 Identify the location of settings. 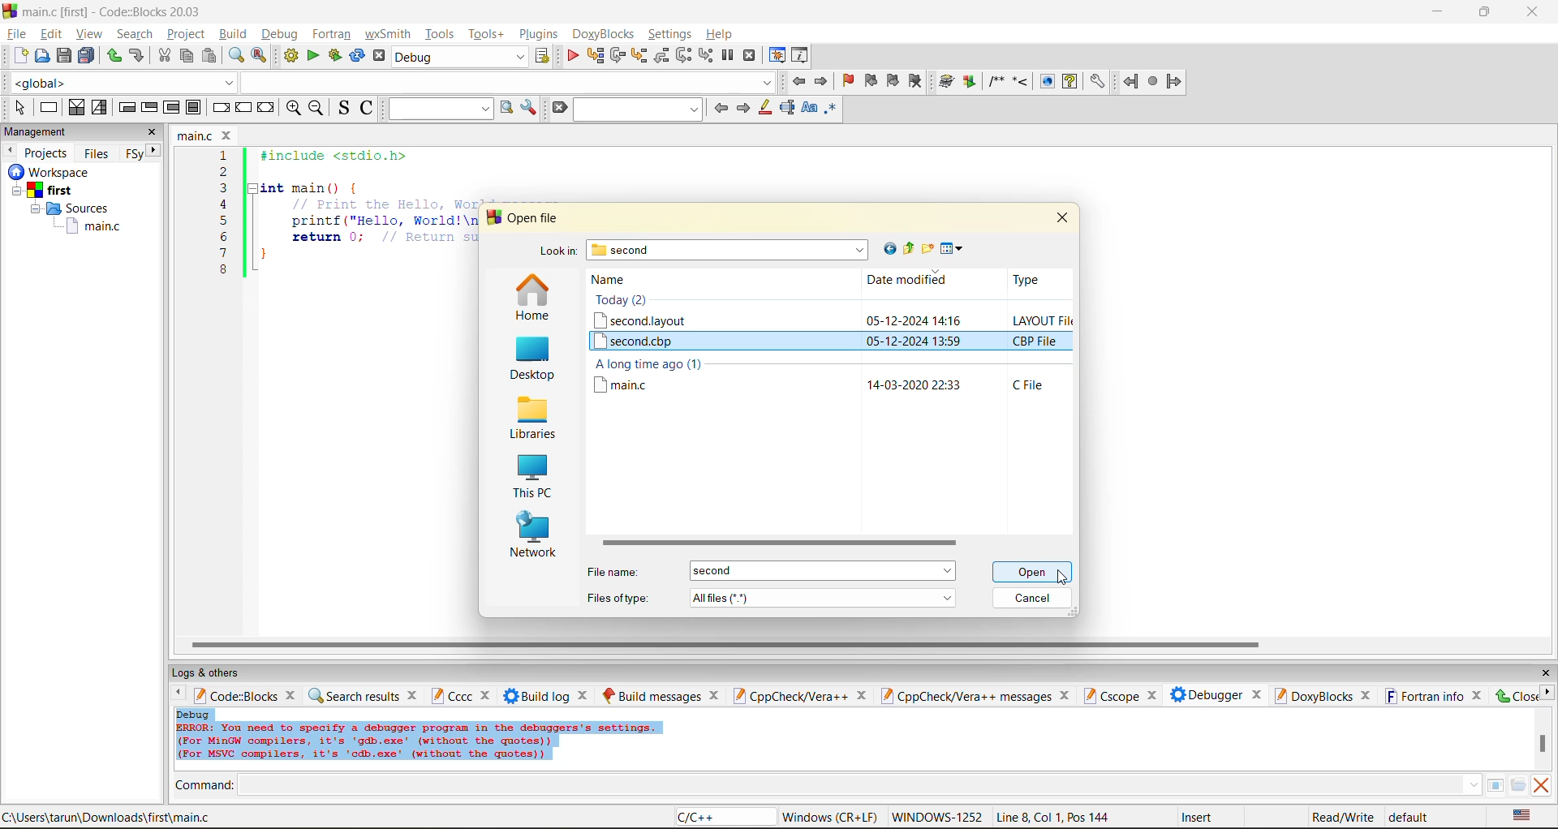
(671, 34).